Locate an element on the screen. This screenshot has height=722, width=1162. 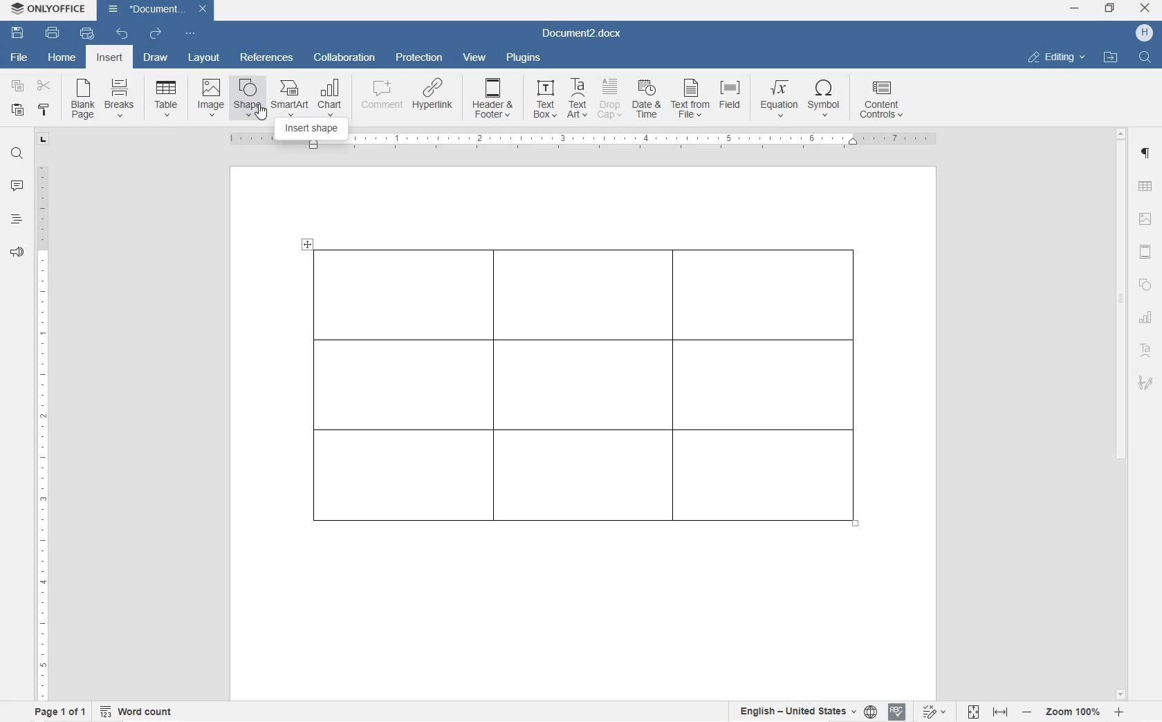
undo is located at coordinates (121, 34).